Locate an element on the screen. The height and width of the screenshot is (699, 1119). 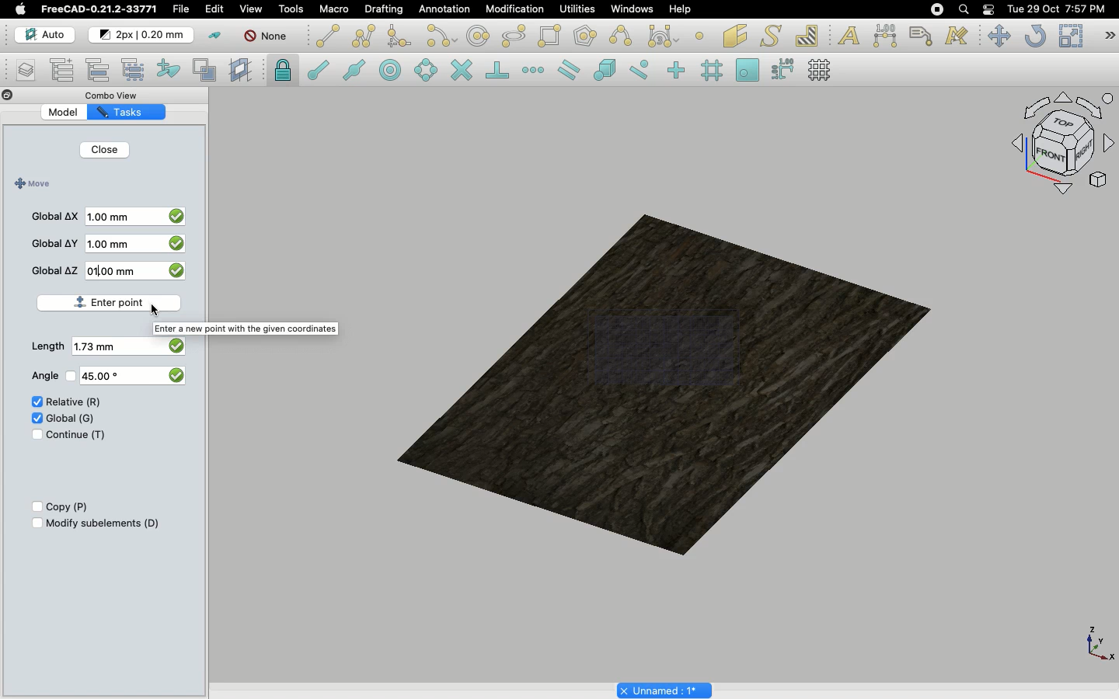
Notification is located at coordinates (990, 9).